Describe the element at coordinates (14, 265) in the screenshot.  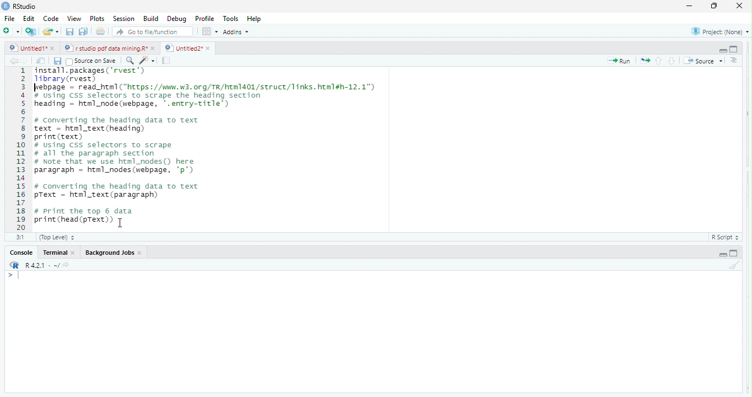
I see `rs studio logo` at that location.